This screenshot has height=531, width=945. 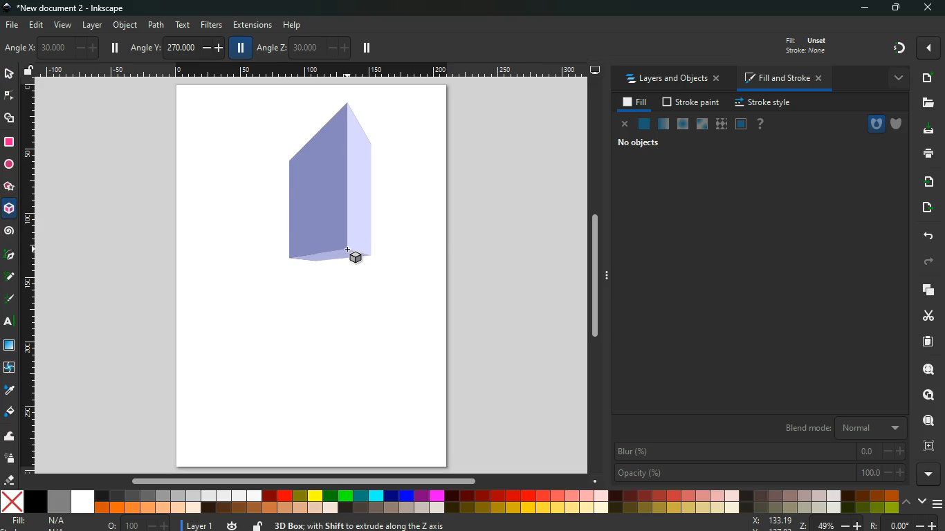 What do you see at coordinates (201, 523) in the screenshot?
I see `layer 1` at bounding box center [201, 523].